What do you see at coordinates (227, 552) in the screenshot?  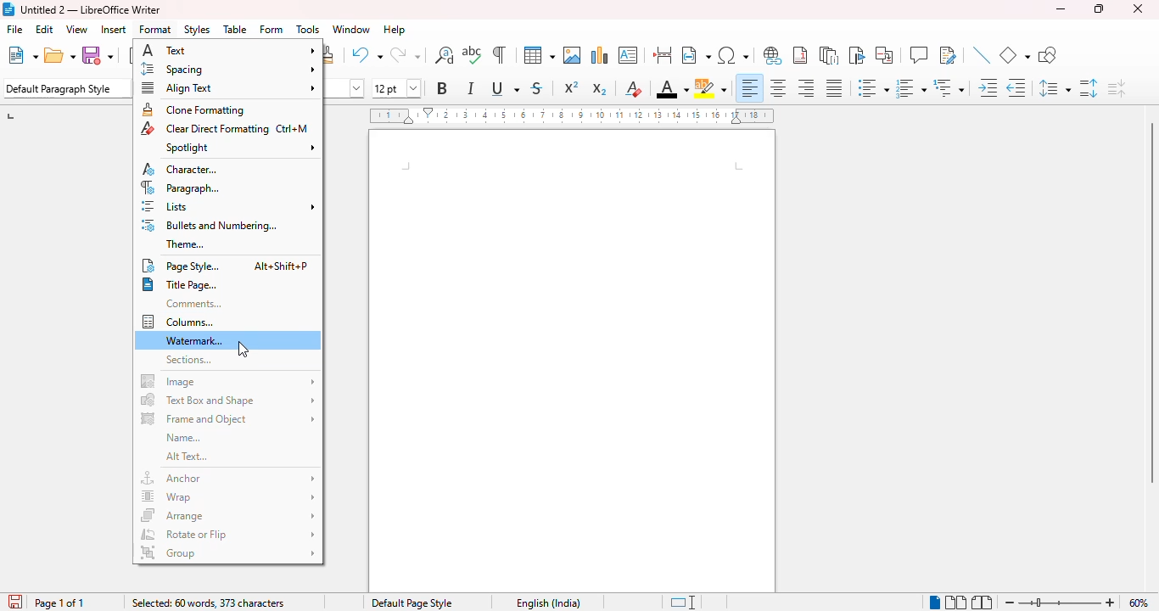 I see `group` at bounding box center [227, 552].